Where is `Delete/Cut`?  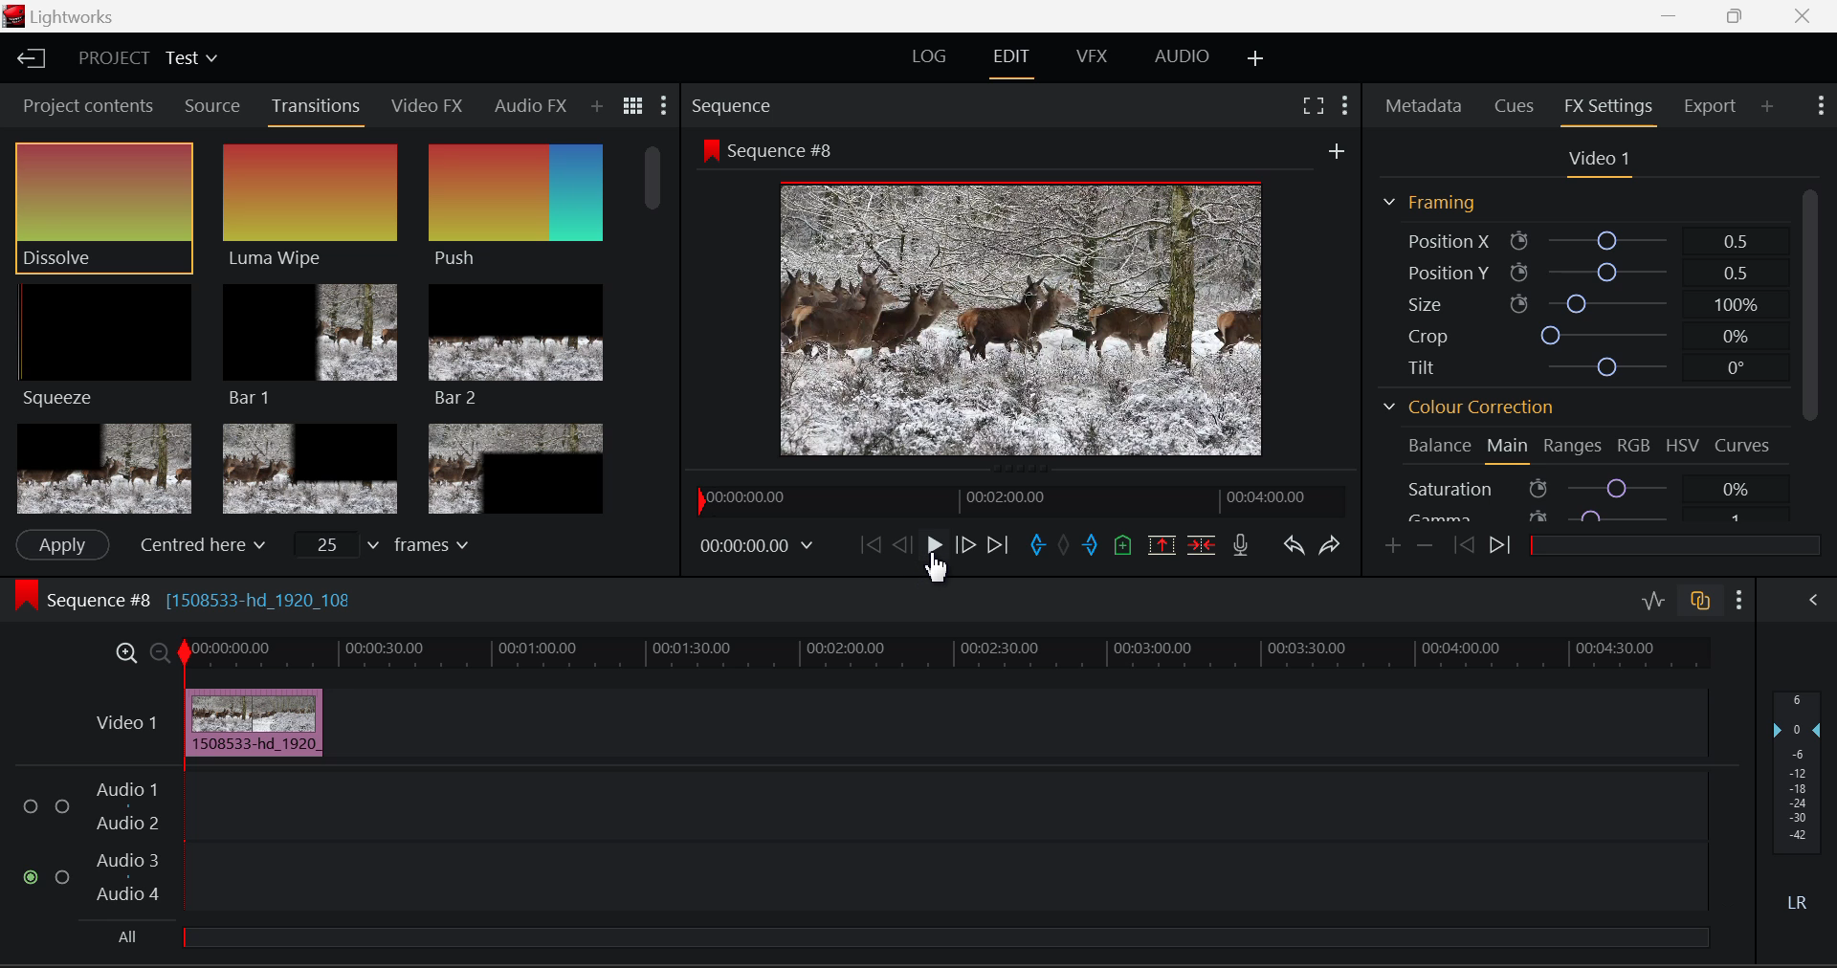 Delete/Cut is located at coordinates (1206, 543).